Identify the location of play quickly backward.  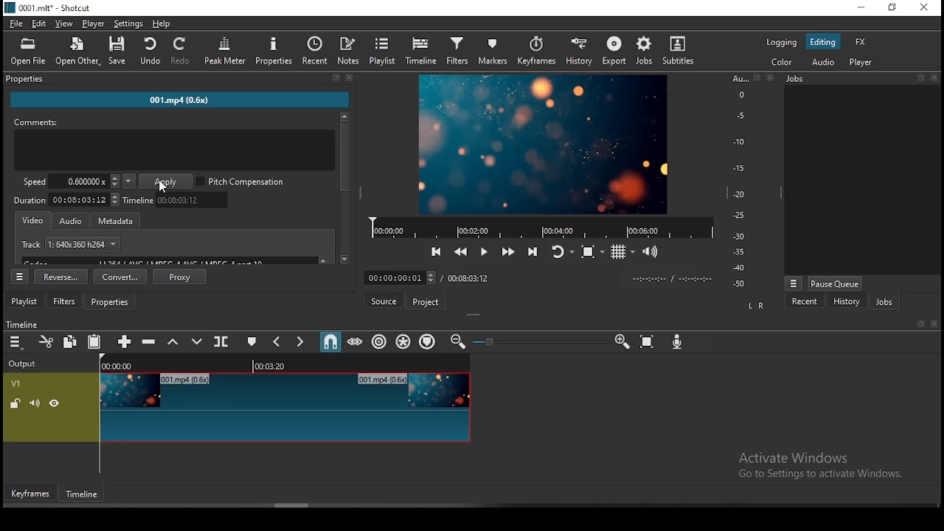
(462, 250).